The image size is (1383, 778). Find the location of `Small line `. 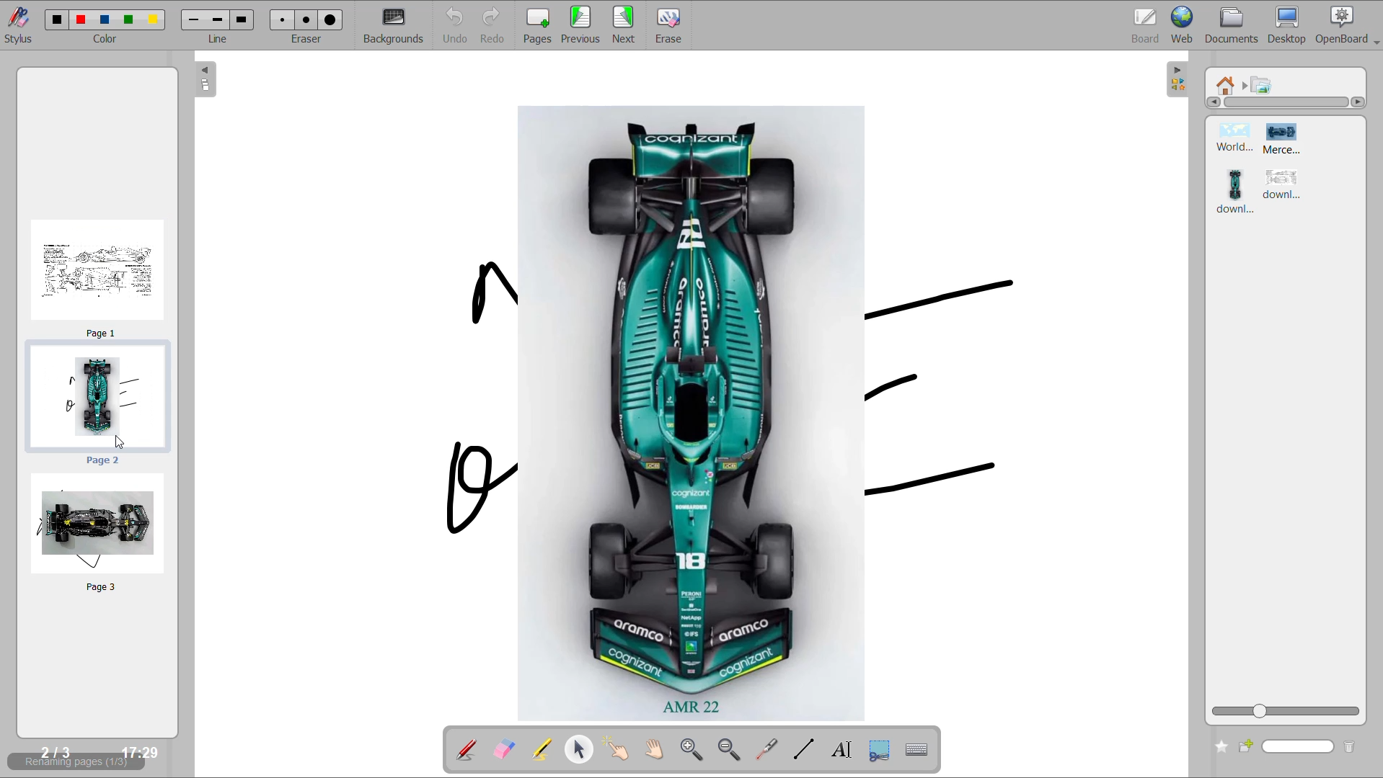

Small line  is located at coordinates (195, 20).